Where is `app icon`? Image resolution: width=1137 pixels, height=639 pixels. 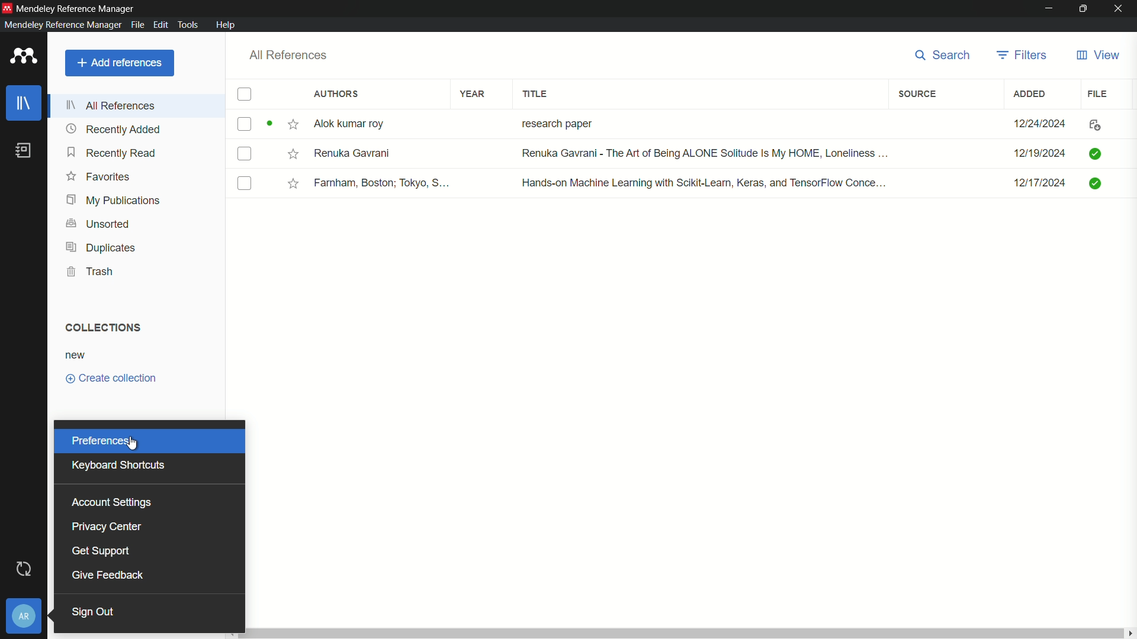 app icon is located at coordinates (7, 7).